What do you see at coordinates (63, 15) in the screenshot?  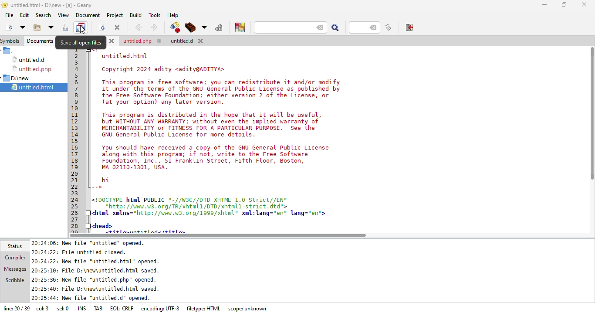 I see `view` at bounding box center [63, 15].